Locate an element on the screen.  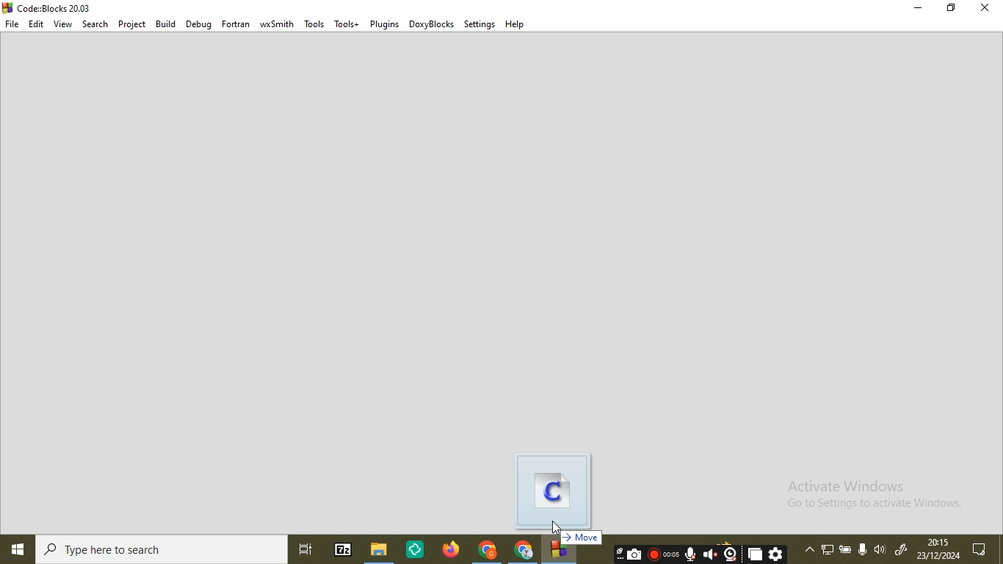
wxSmith is located at coordinates (278, 24).